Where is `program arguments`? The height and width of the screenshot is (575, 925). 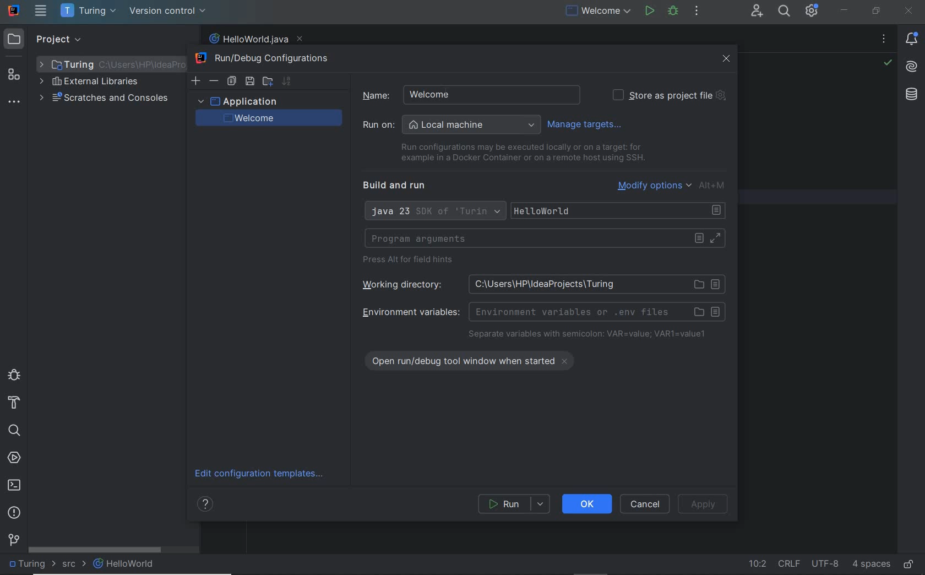
program arguments is located at coordinates (545, 238).